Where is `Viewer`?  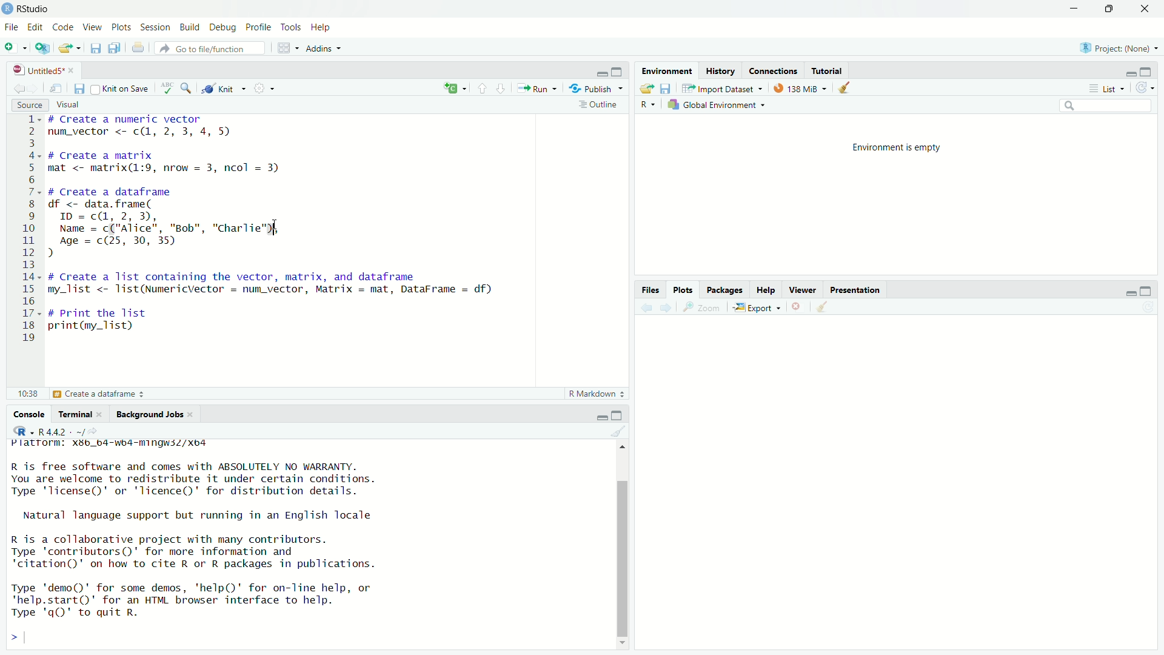
Viewer is located at coordinates (803, 289).